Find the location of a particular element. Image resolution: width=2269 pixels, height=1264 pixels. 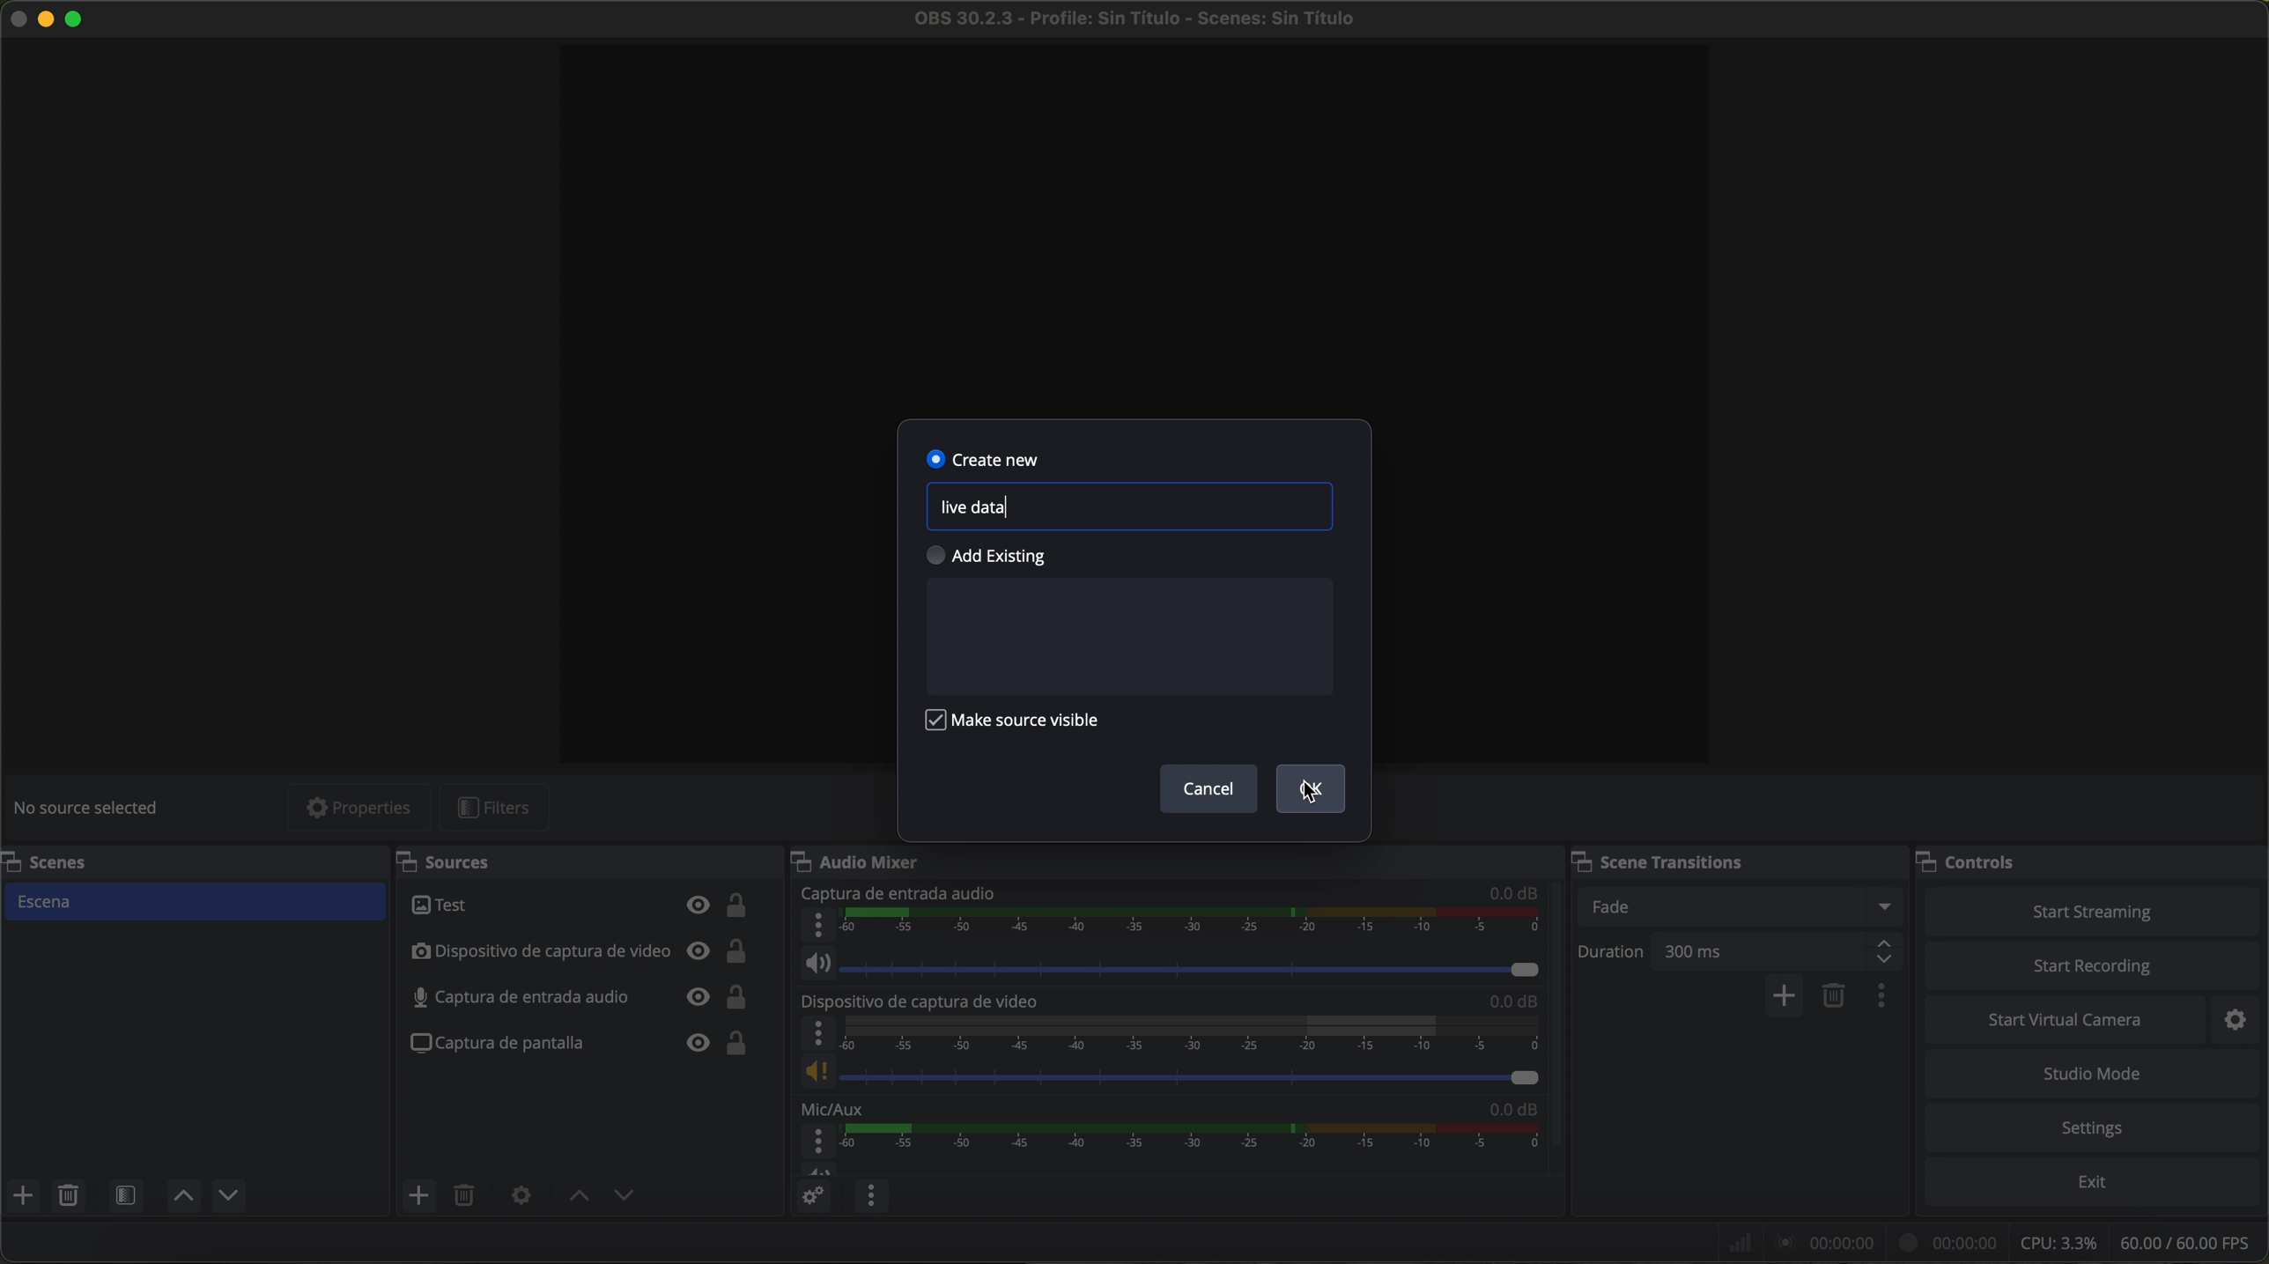

timeline is located at coordinates (1194, 926).